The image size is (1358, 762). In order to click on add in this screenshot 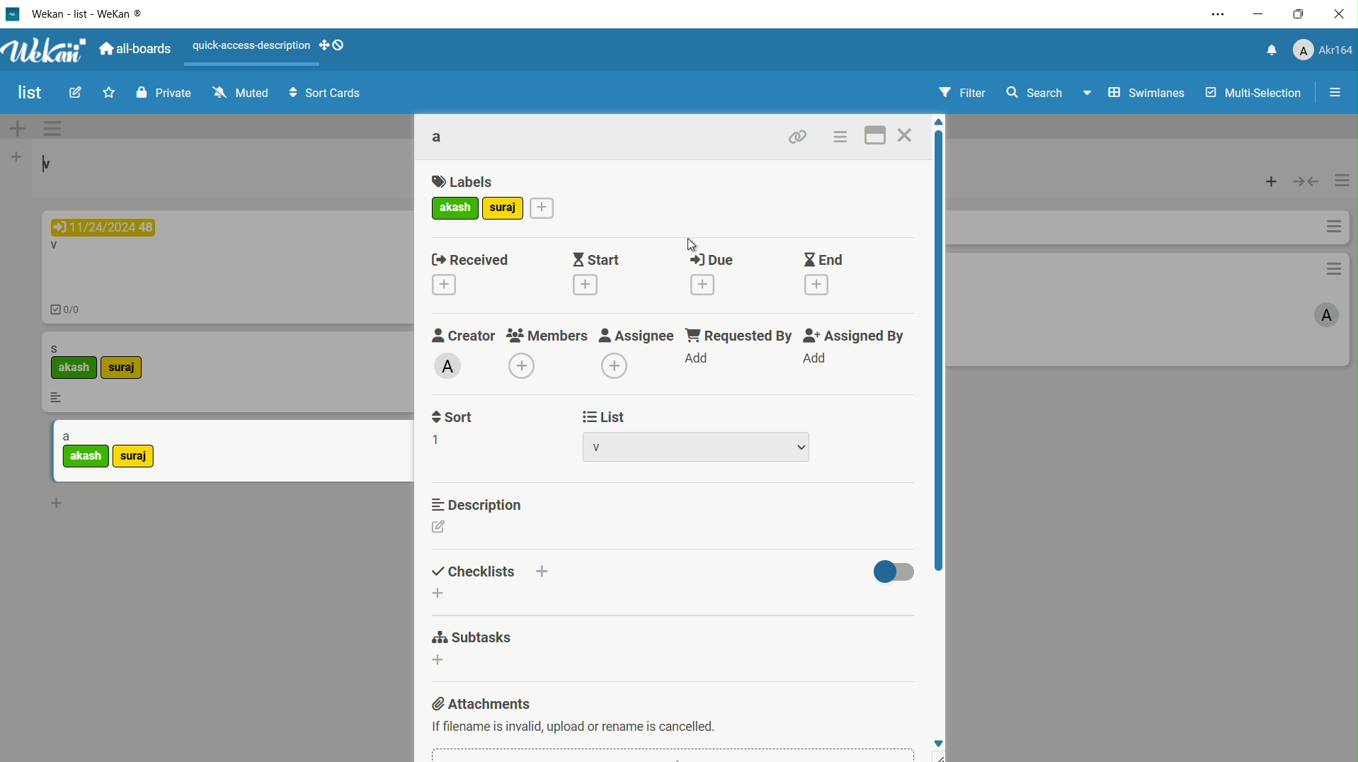, I will do `click(547, 208)`.